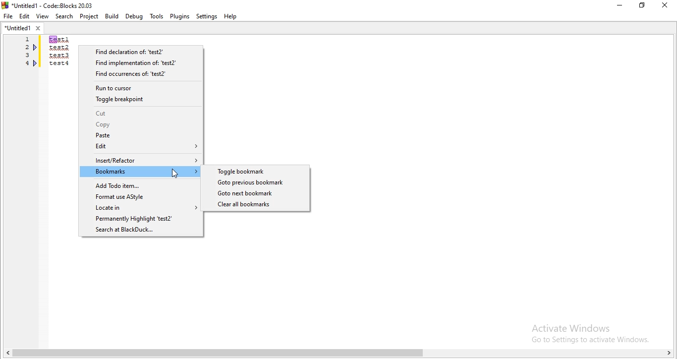  What do you see at coordinates (141, 101) in the screenshot?
I see `Toggle breakpoint` at bounding box center [141, 101].